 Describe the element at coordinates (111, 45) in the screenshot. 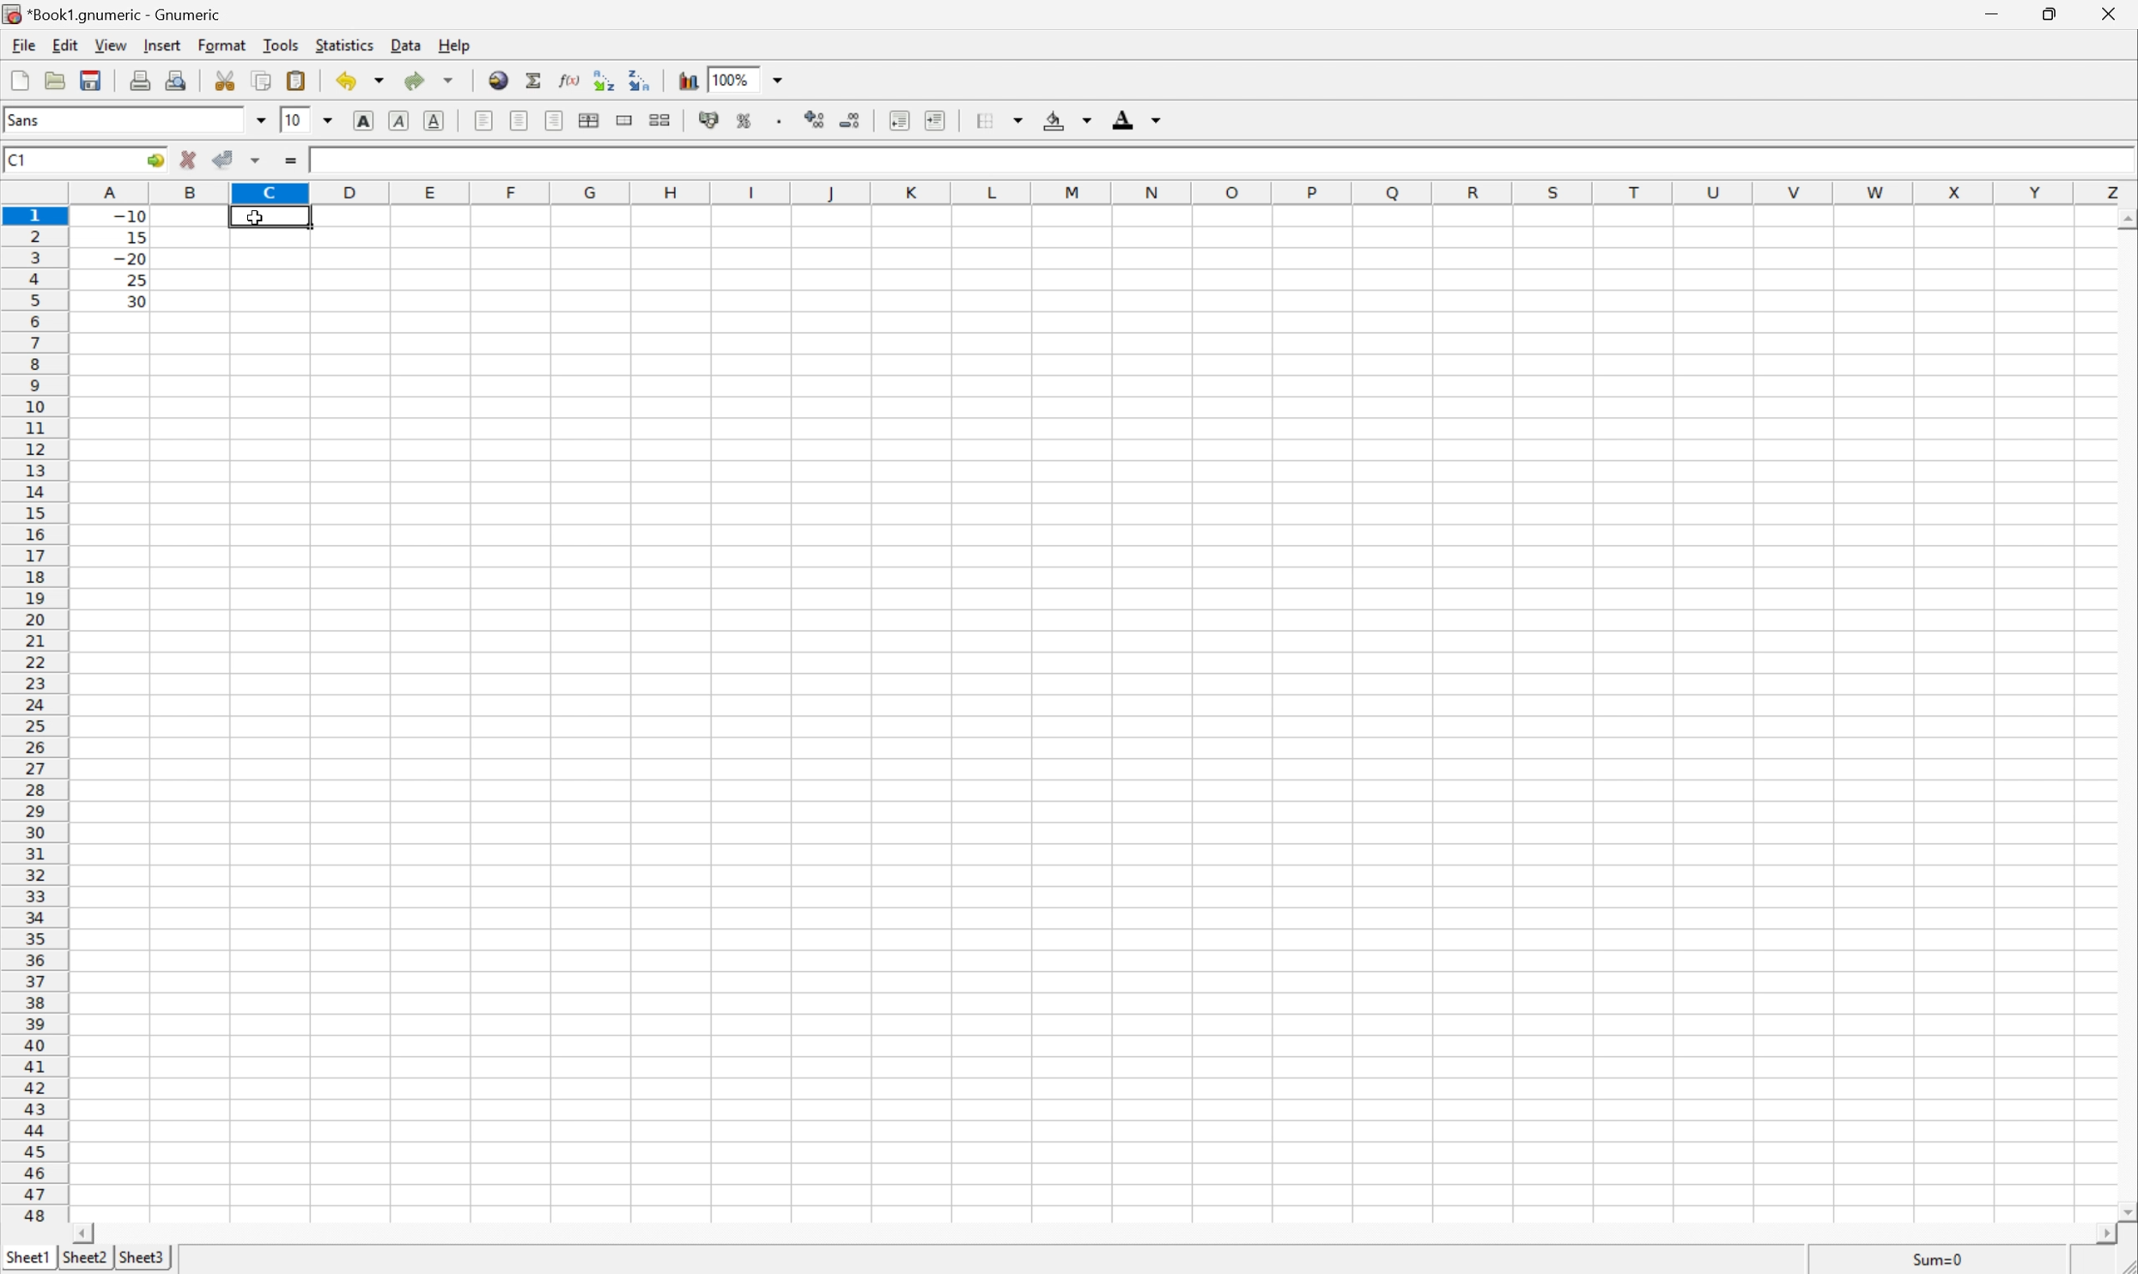

I see `View` at that location.